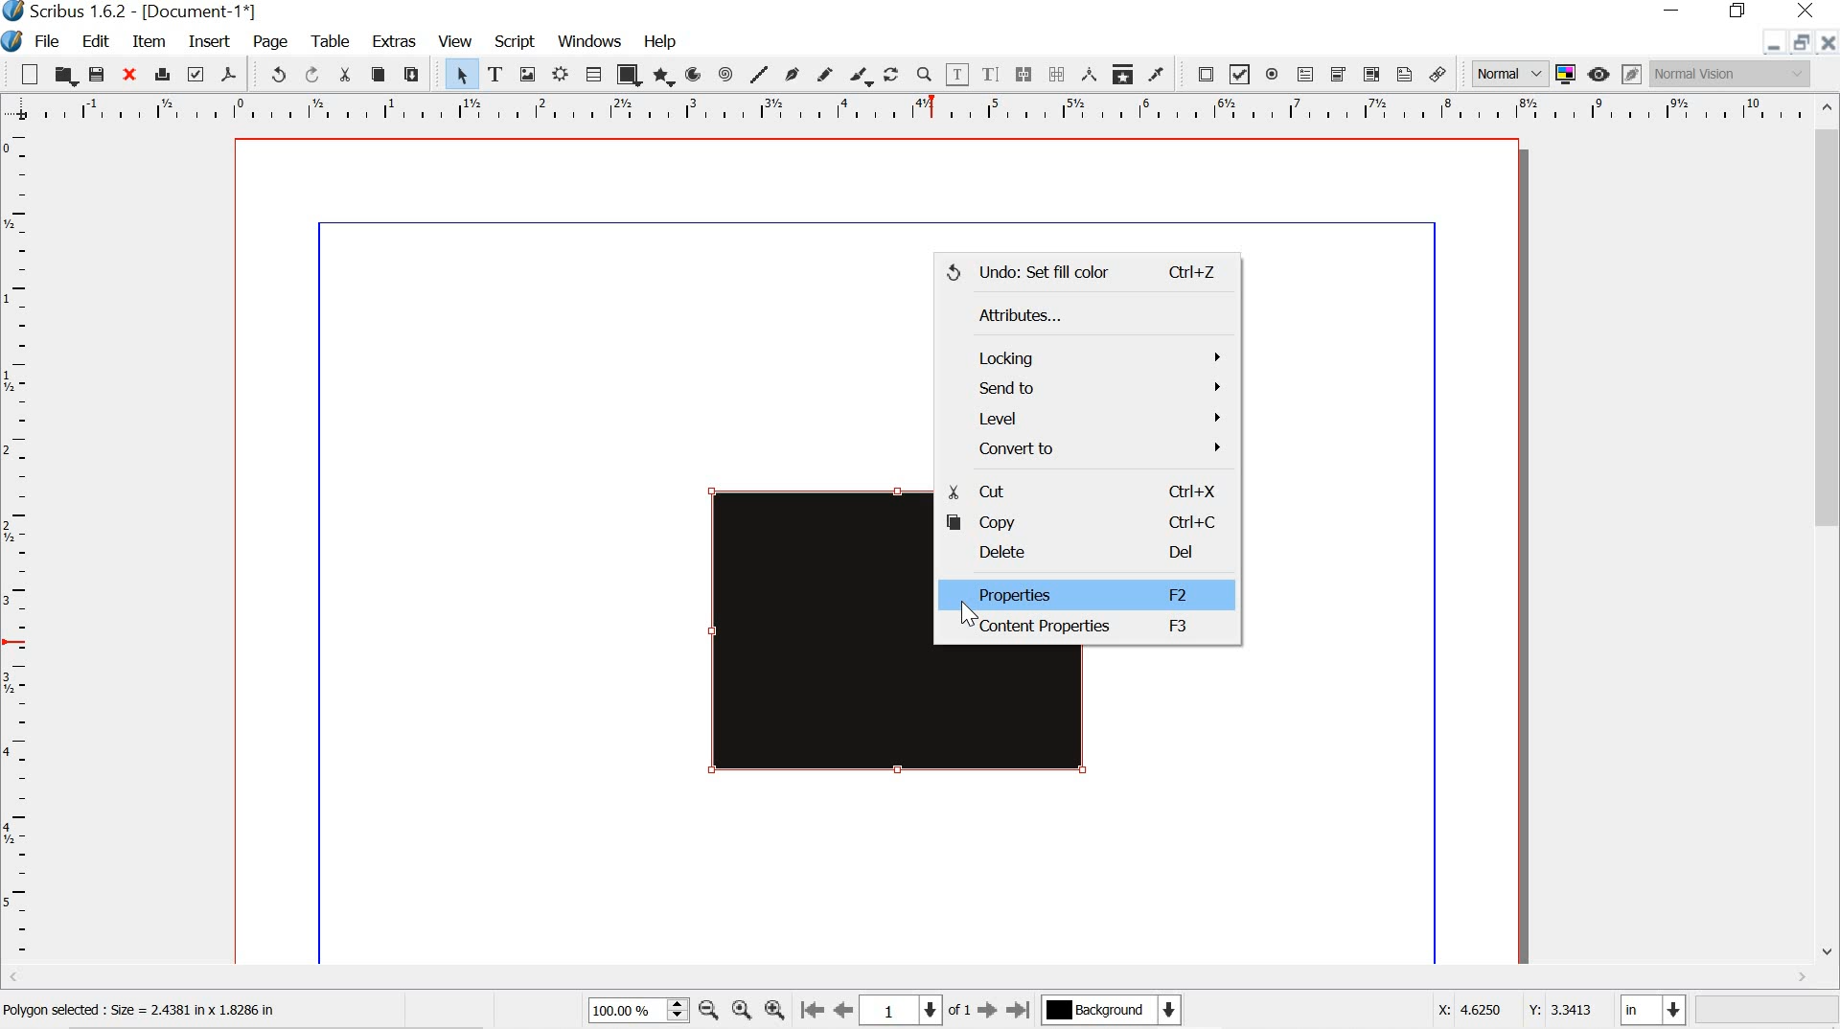  What do you see at coordinates (393, 42) in the screenshot?
I see `extras` at bounding box center [393, 42].